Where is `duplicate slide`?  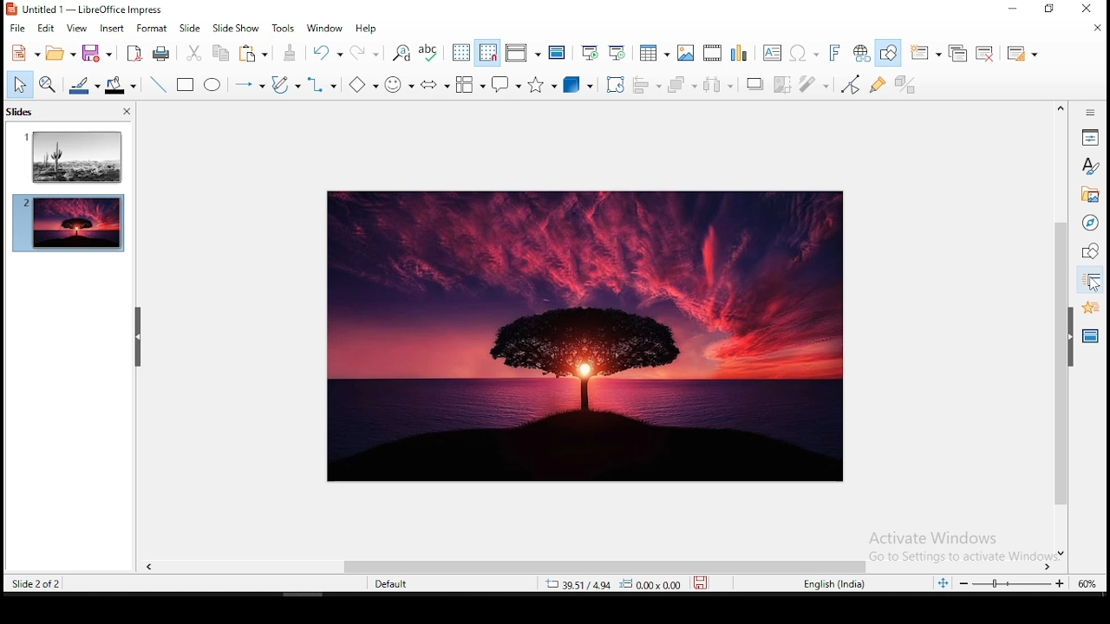
duplicate slide is located at coordinates (957, 53).